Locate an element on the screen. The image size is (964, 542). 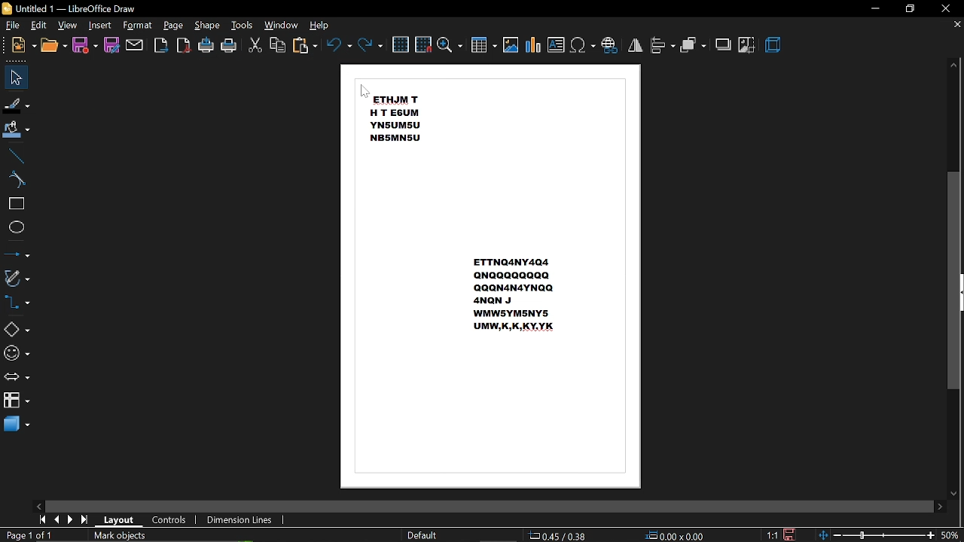
format is located at coordinates (138, 26).